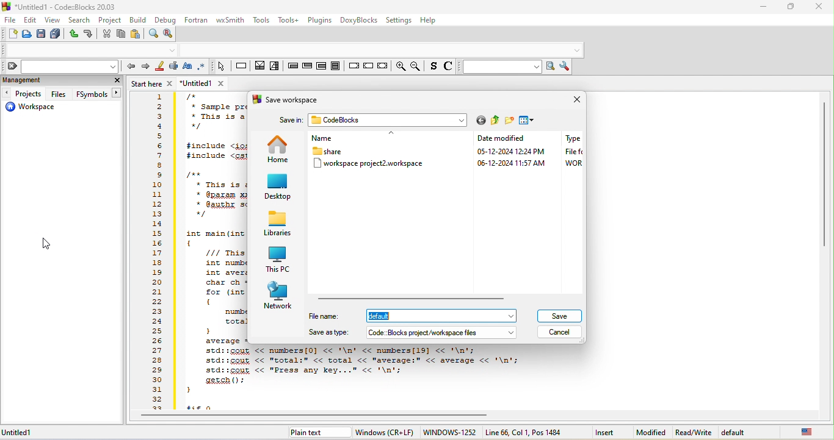 The height and width of the screenshot is (440, 834). Describe the element at coordinates (170, 35) in the screenshot. I see `replace` at that location.